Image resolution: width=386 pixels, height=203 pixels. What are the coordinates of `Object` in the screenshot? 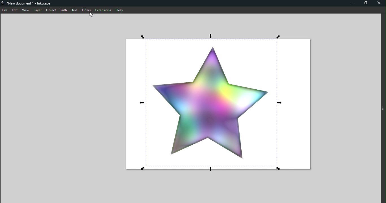 It's located at (51, 10).